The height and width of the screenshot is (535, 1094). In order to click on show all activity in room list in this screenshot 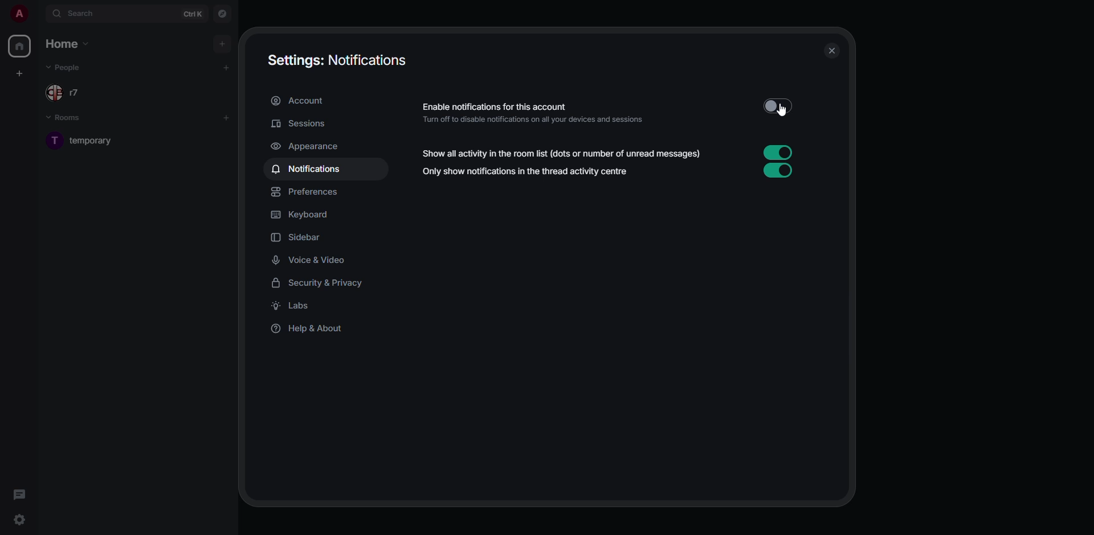, I will do `click(562, 154)`.